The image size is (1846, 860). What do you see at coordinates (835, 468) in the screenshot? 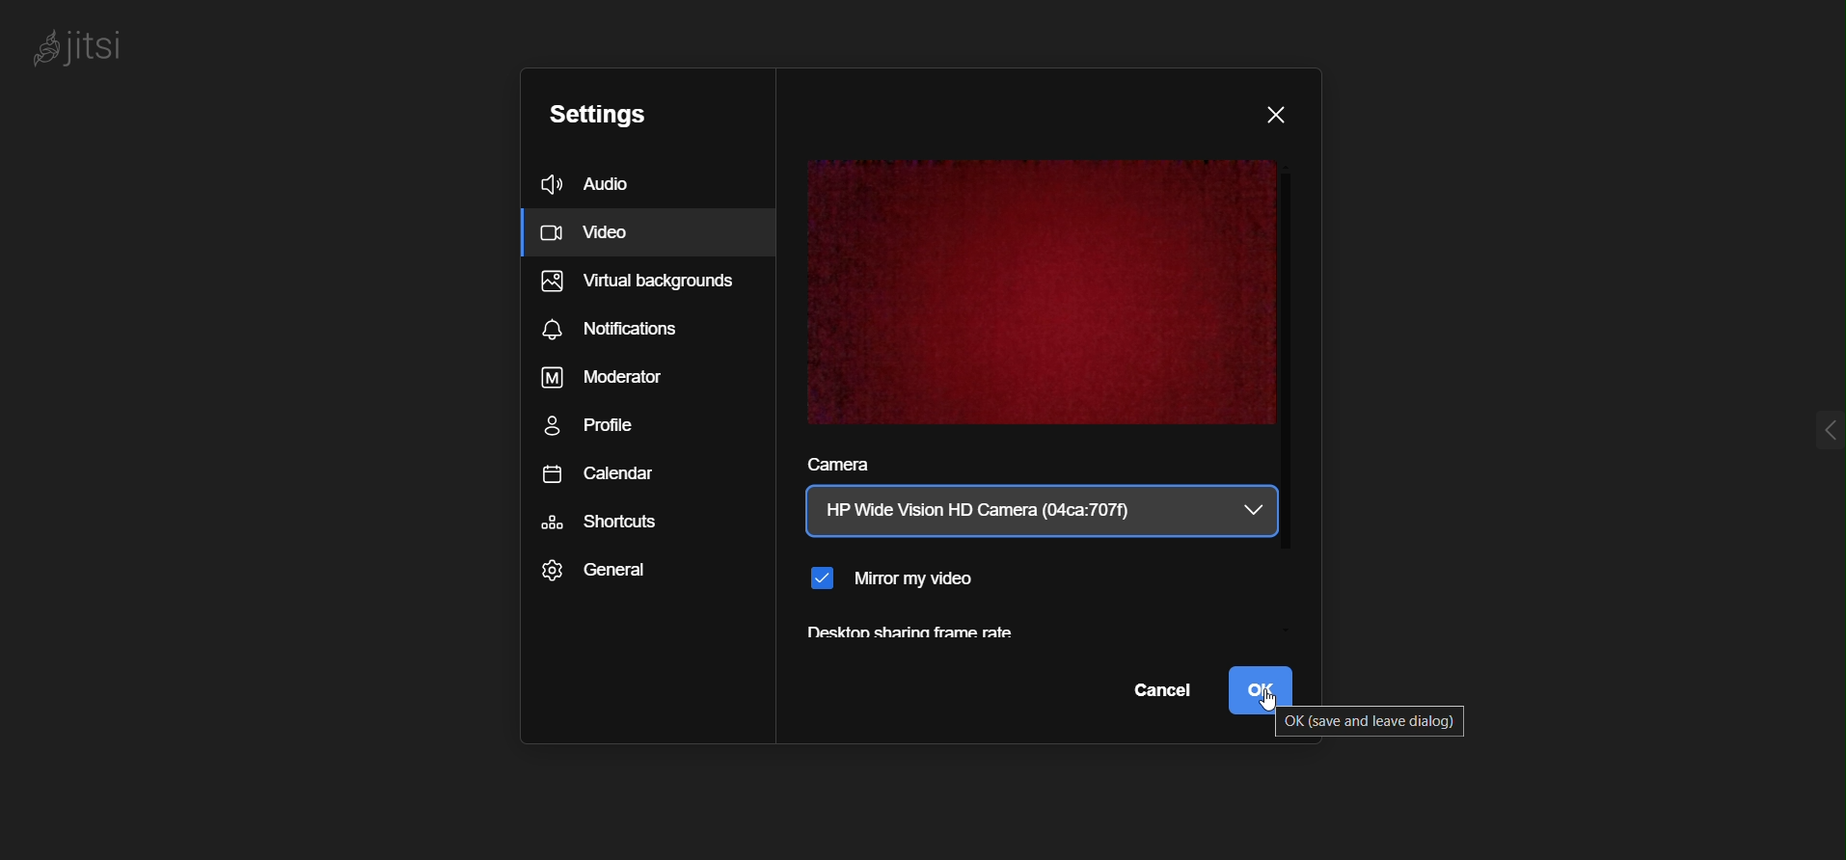
I see `camera` at bounding box center [835, 468].